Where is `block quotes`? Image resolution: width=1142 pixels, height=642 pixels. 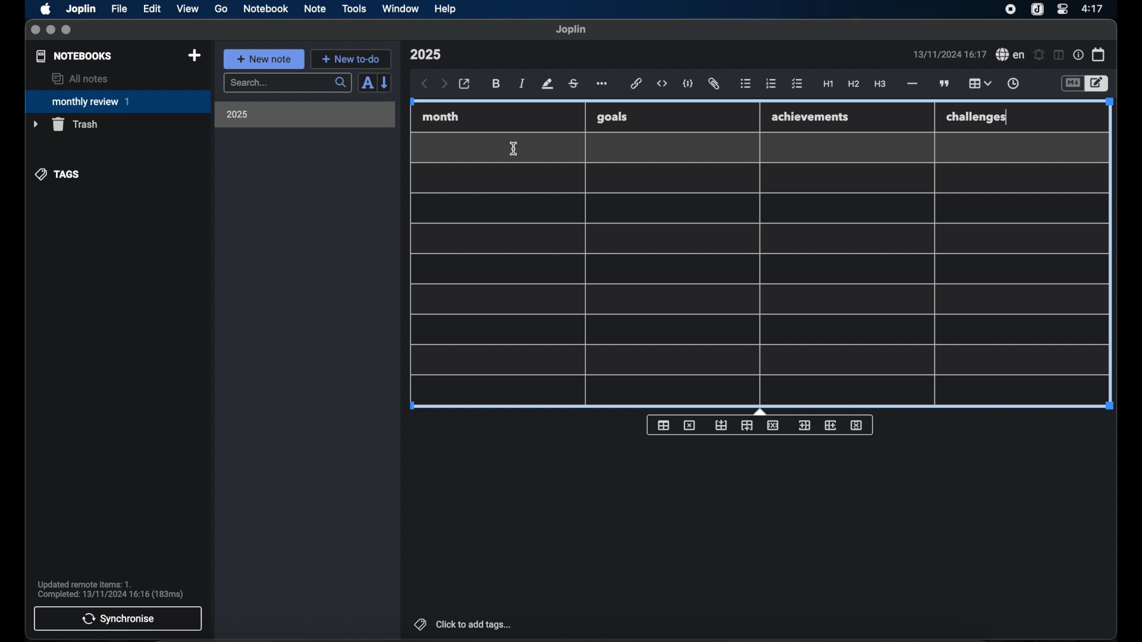 block quotes is located at coordinates (945, 84).